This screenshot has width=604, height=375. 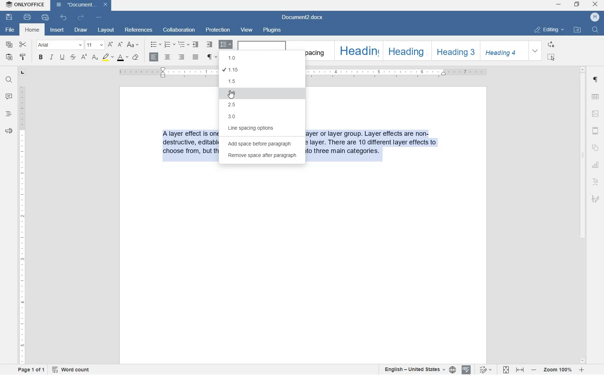 What do you see at coordinates (45, 19) in the screenshot?
I see `quick print` at bounding box center [45, 19].